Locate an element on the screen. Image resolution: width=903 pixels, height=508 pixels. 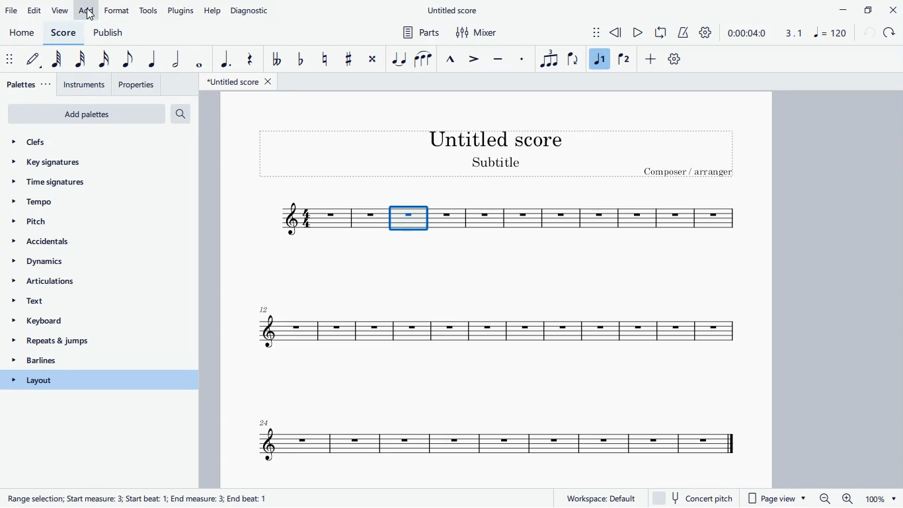
score subtitle is located at coordinates (498, 163).